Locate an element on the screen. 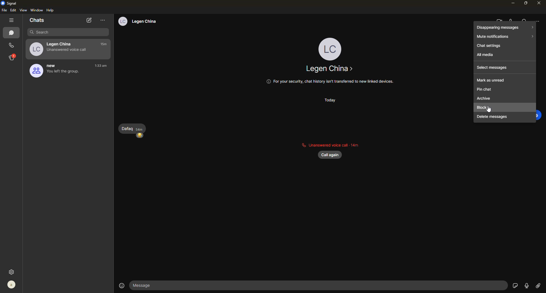 Image resolution: width=546 pixels, height=293 pixels. maximize is located at coordinates (524, 3).